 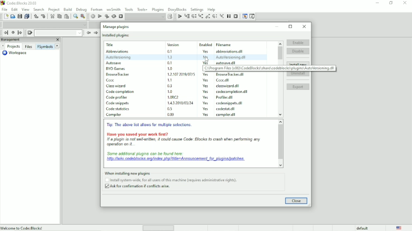 What do you see at coordinates (20, 33) in the screenshot?
I see `Jump forward` at bounding box center [20, 33].